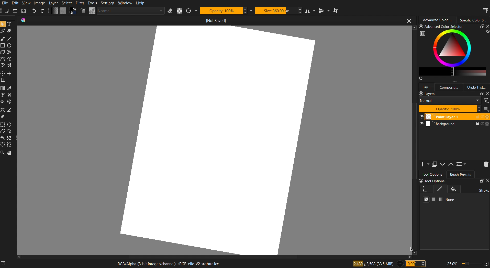 This screenshot has width=490, height=268. What do you see at coordinates (337, 10) in the screenshot?
I see `Wrap around` at bounding box center [337, 10].